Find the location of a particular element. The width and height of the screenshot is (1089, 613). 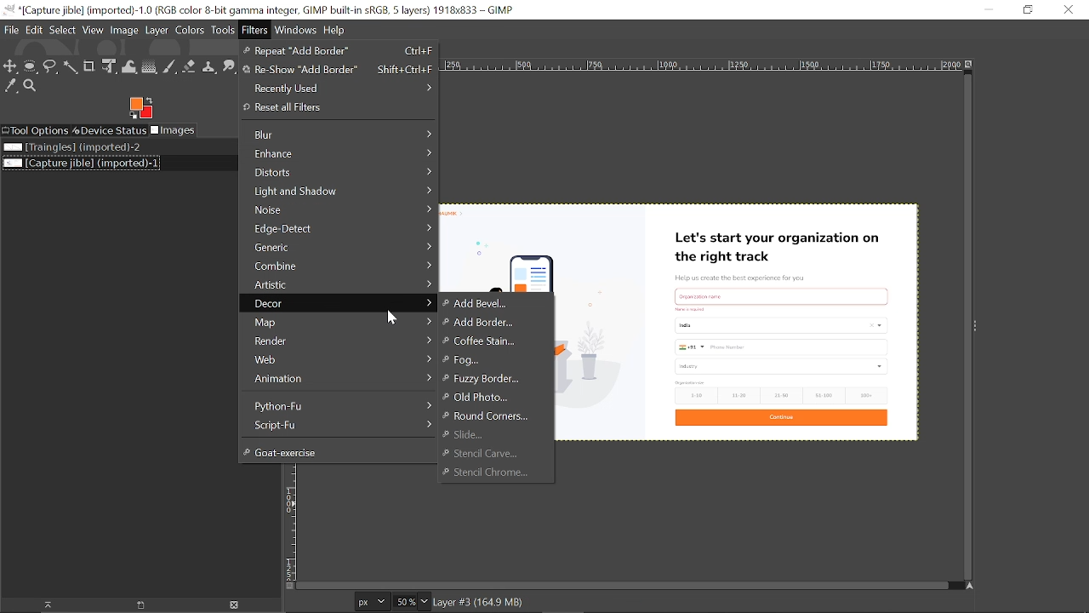

Edit is located at coordinates (34, 30).